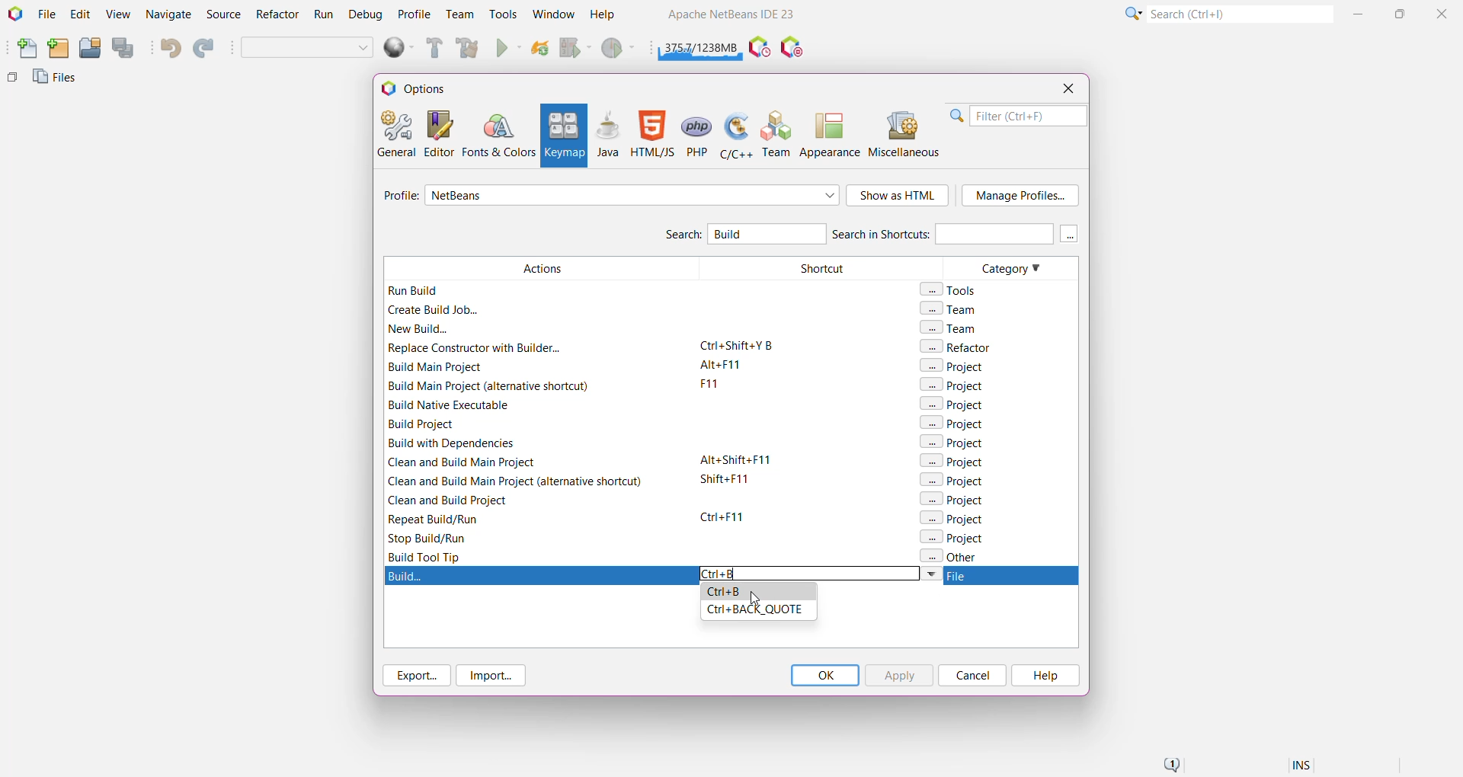 This screenshot has height=777, width=1463. What do you see at coordinates (562, 136) in the screenshot?
I see `Keymap` at bounding box center [562, 136].